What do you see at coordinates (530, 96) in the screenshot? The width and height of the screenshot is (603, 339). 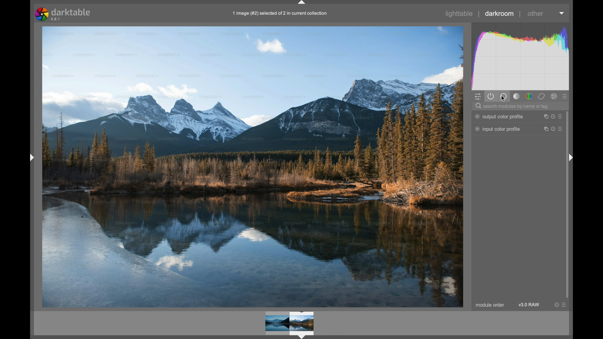 I see `color` at bounding box center [530, 96].